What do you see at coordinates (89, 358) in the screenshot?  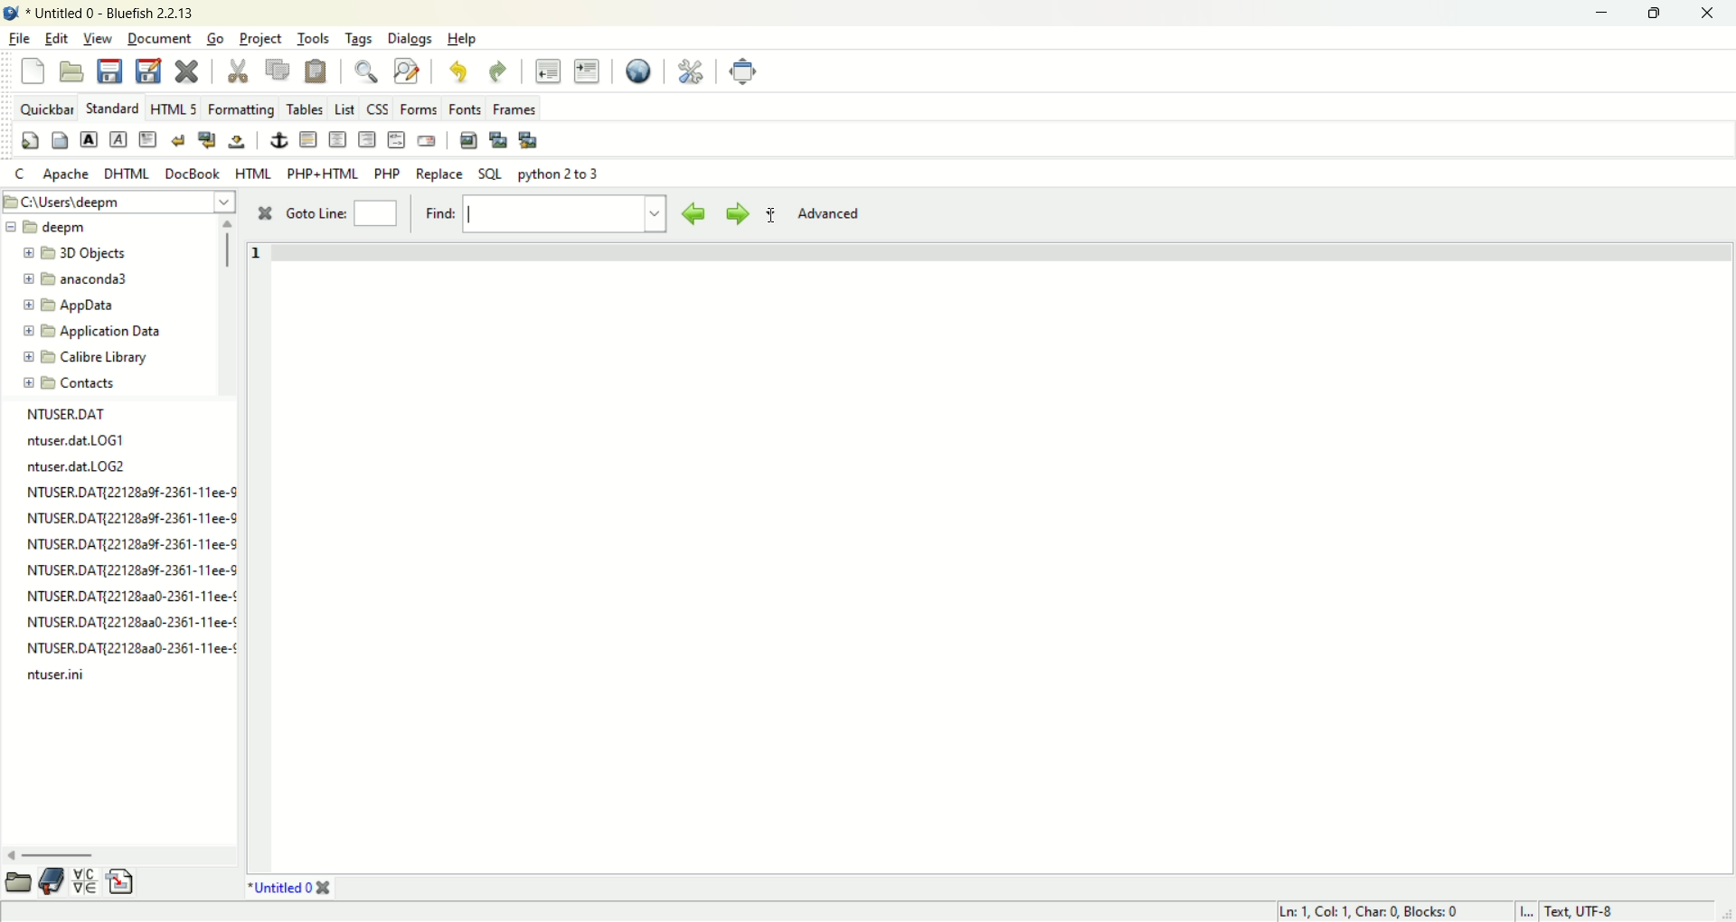 I see `calibre library` at bounding box center [89, 358].